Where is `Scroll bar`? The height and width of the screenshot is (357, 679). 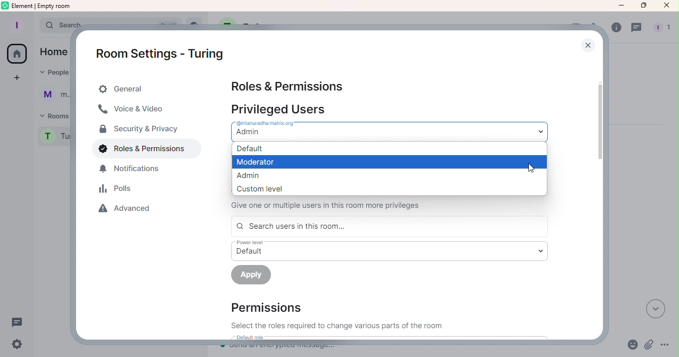
Scroll bar is located at coordinates (598, 191).